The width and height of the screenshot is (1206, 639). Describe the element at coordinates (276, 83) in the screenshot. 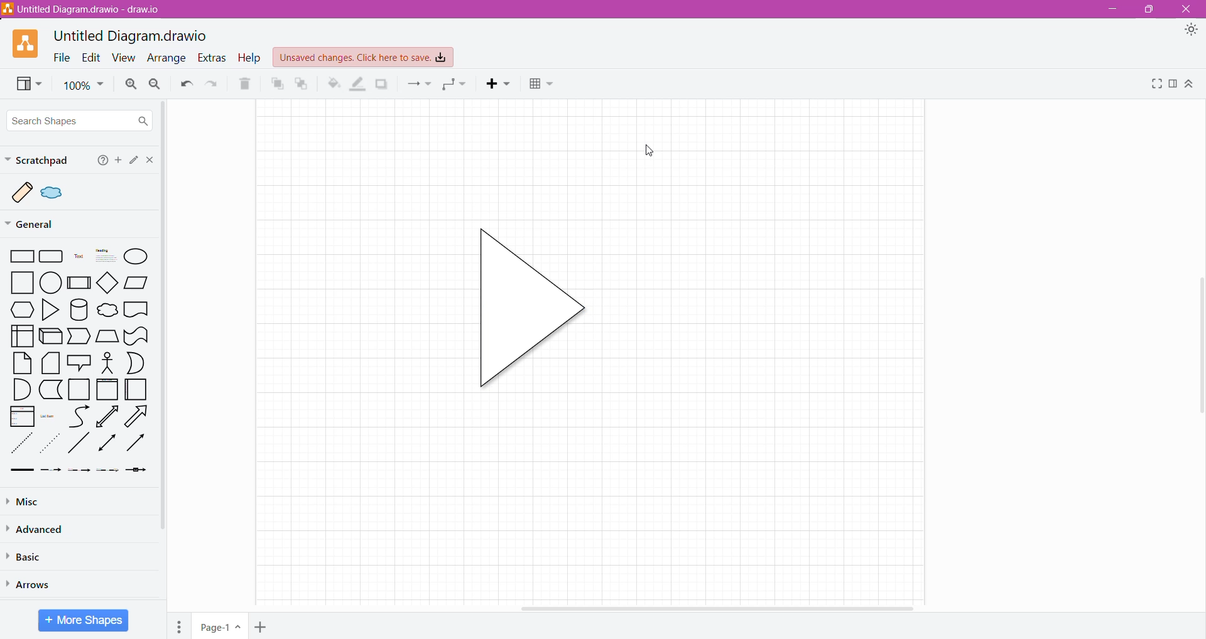

I see `To Front` at that location.